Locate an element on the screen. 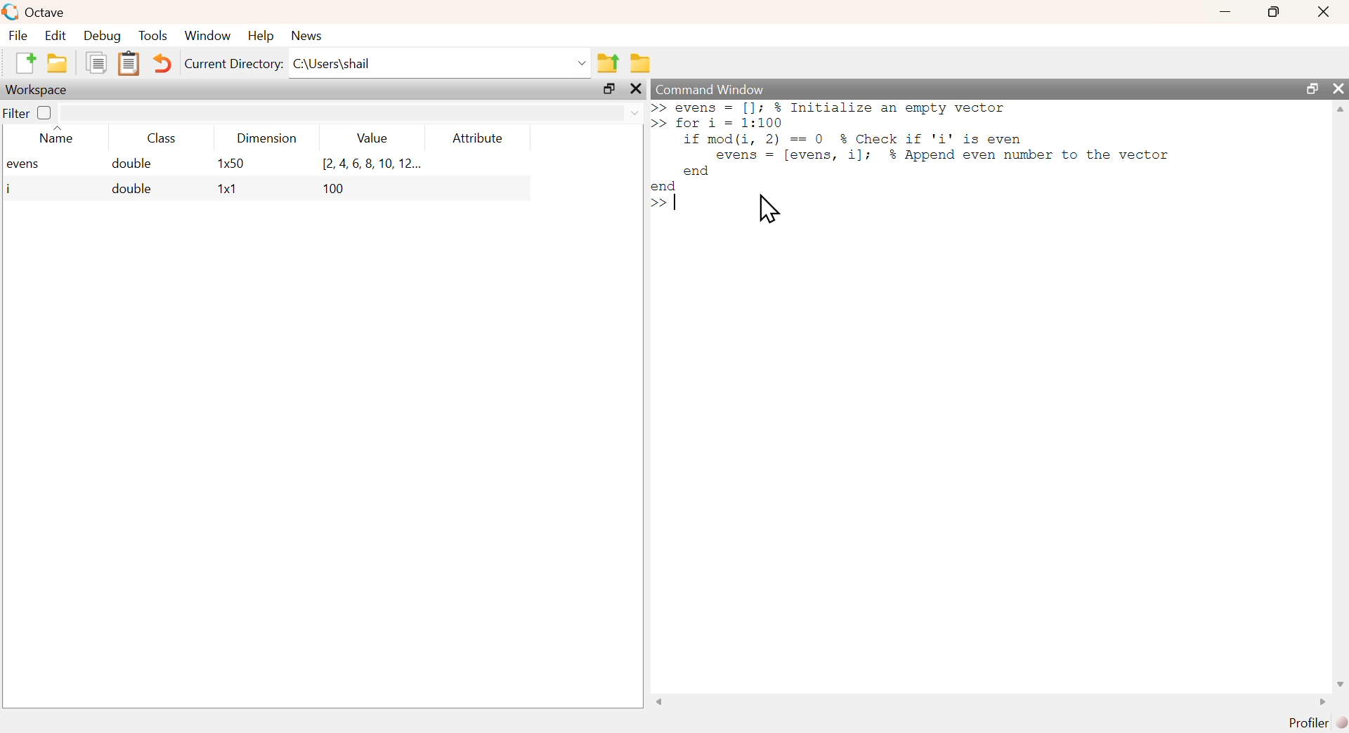 Image resolution: width=1349 pixels, height=733 pixels. debug is located at coordinates (105, 36).